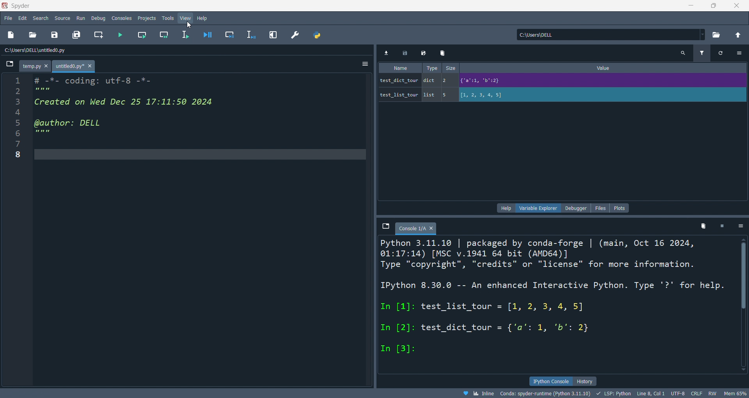 The height and width of the screenshot is (398, 749). I want to click on run cell, so click(142, 35).